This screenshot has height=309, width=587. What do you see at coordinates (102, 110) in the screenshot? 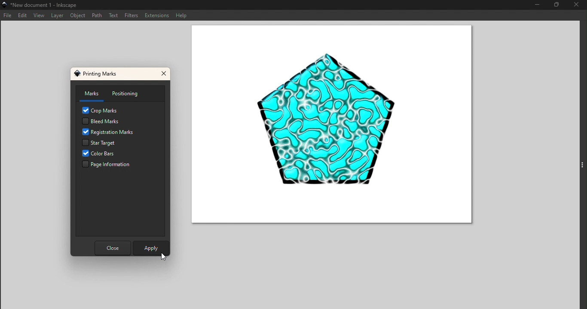
I see `Crop Marks` at bounding box center [102, 110].